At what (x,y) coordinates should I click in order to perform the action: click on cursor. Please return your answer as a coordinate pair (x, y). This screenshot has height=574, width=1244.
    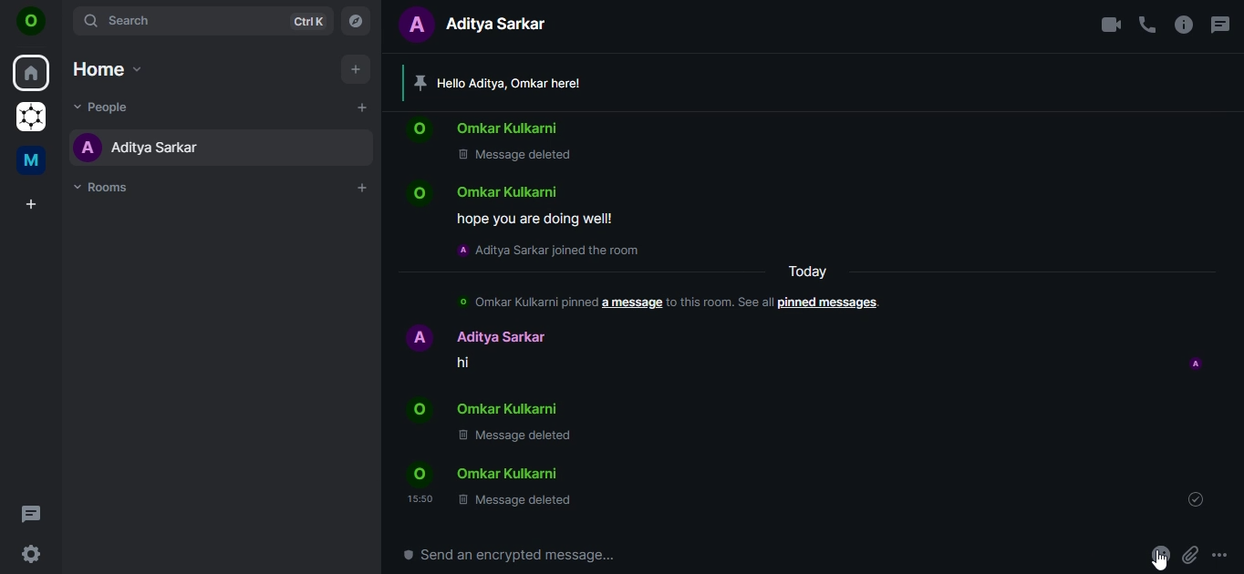
    Looking at the image, I should click on (1159, 560).